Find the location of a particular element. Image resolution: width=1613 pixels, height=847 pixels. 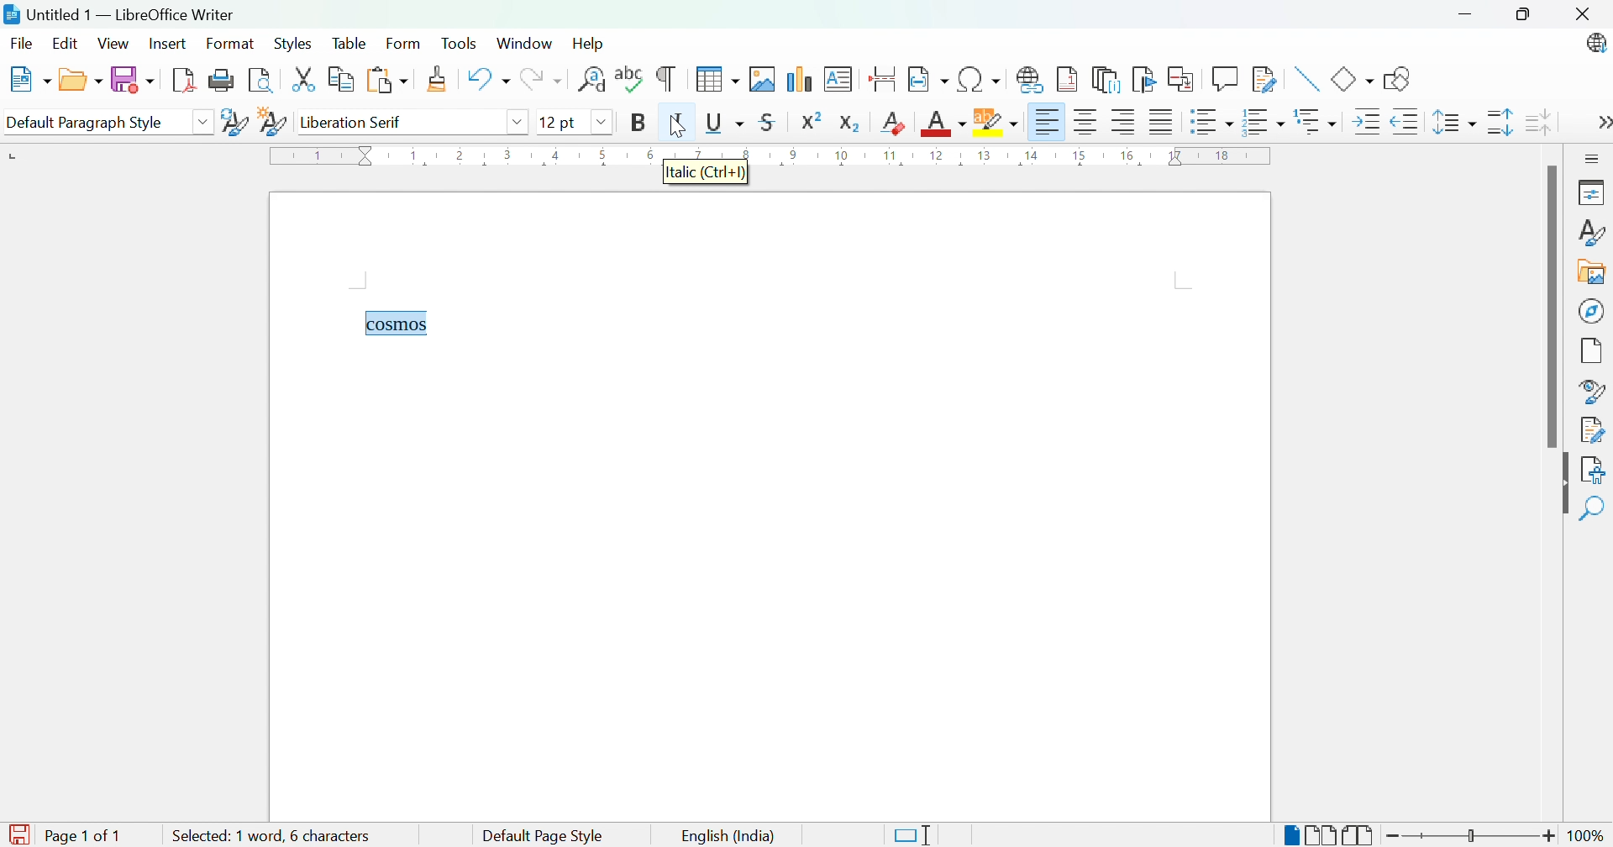

Align right is located at coordinates (1127, 124).